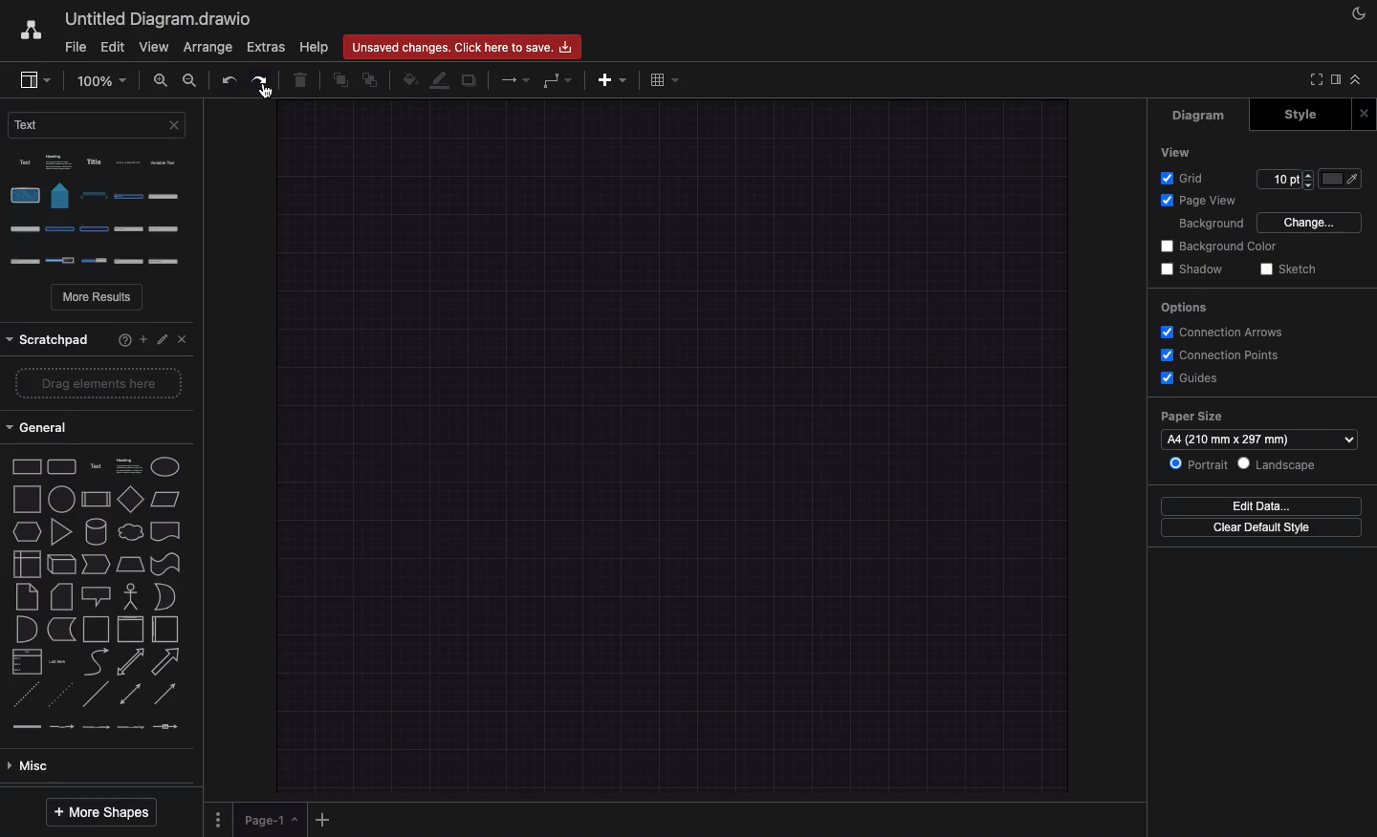 The image size is (1377, 837). I want to click on Connection arrows, so click(1221, 332).